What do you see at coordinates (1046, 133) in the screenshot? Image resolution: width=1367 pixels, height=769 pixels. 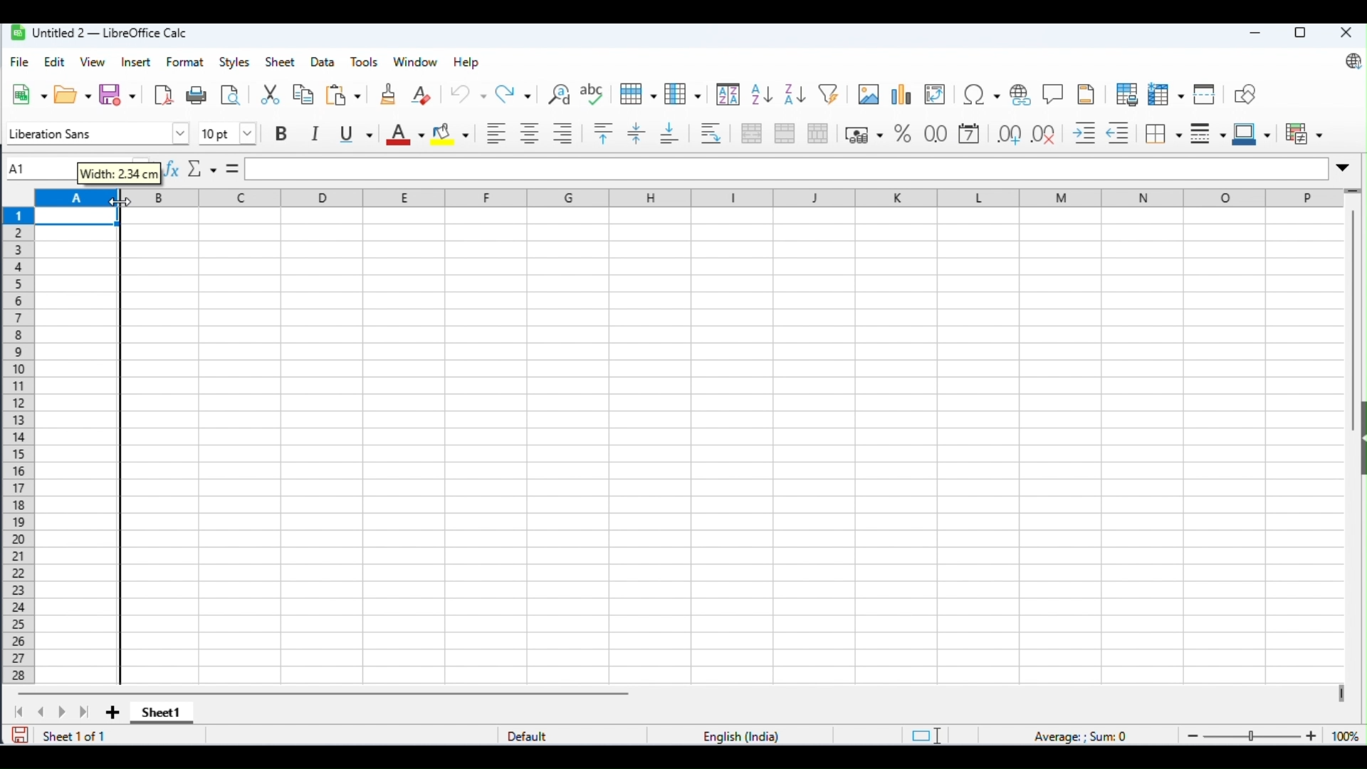 I see `remove decimal place` at bounding box center [1046, 133].